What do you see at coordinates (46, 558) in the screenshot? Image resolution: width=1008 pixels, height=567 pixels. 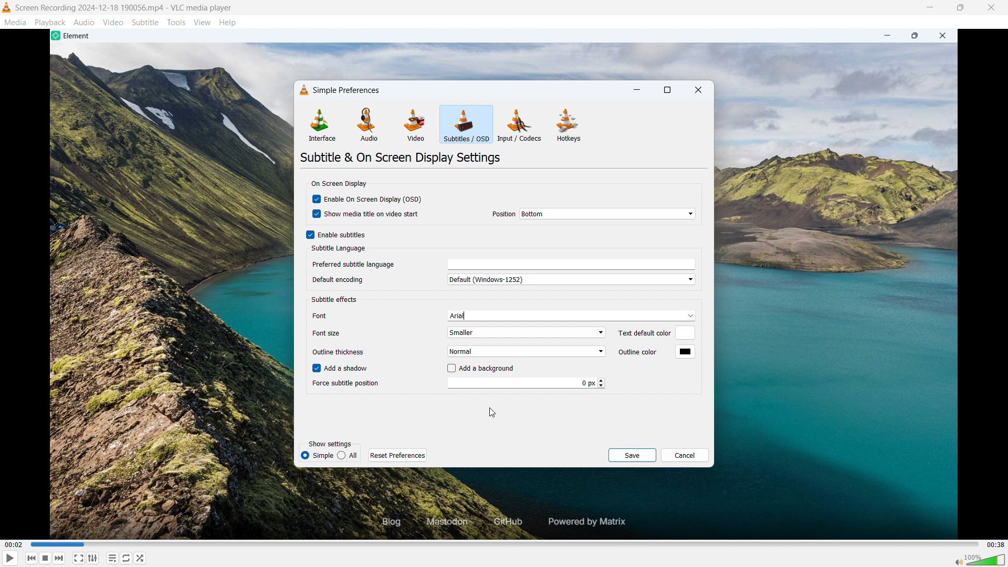 I see `stop playback` at bounding box center [46, 558].